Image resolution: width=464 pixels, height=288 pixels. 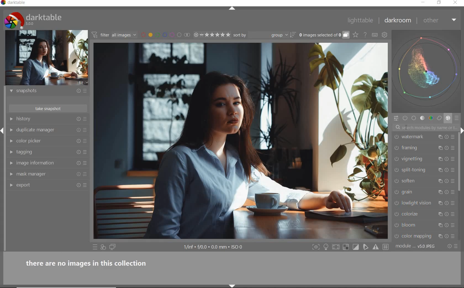 What do you see at coordinates (441, 171) in the screenshot?
I see `multiple instance actions` at bounding box center [441, 171].